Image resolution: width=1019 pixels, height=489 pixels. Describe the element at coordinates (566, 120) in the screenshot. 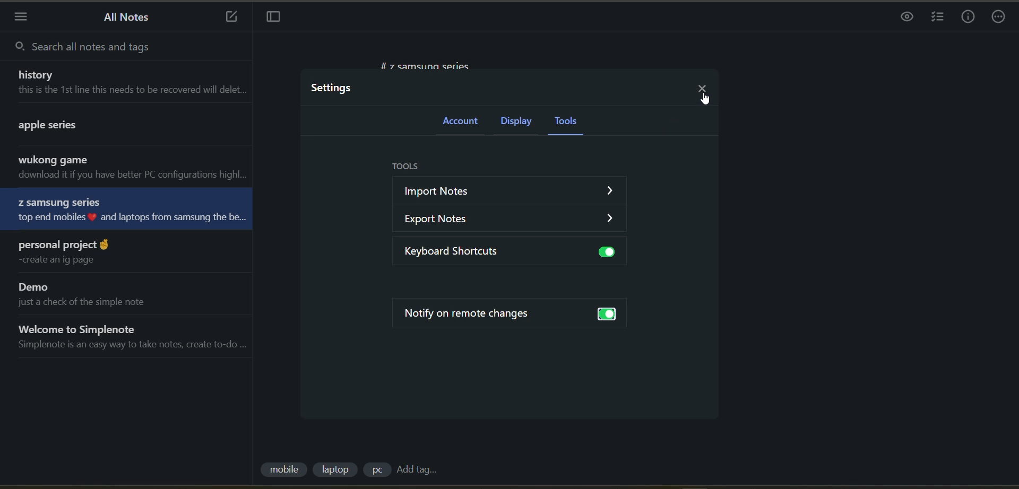

I see `tools` at that location.